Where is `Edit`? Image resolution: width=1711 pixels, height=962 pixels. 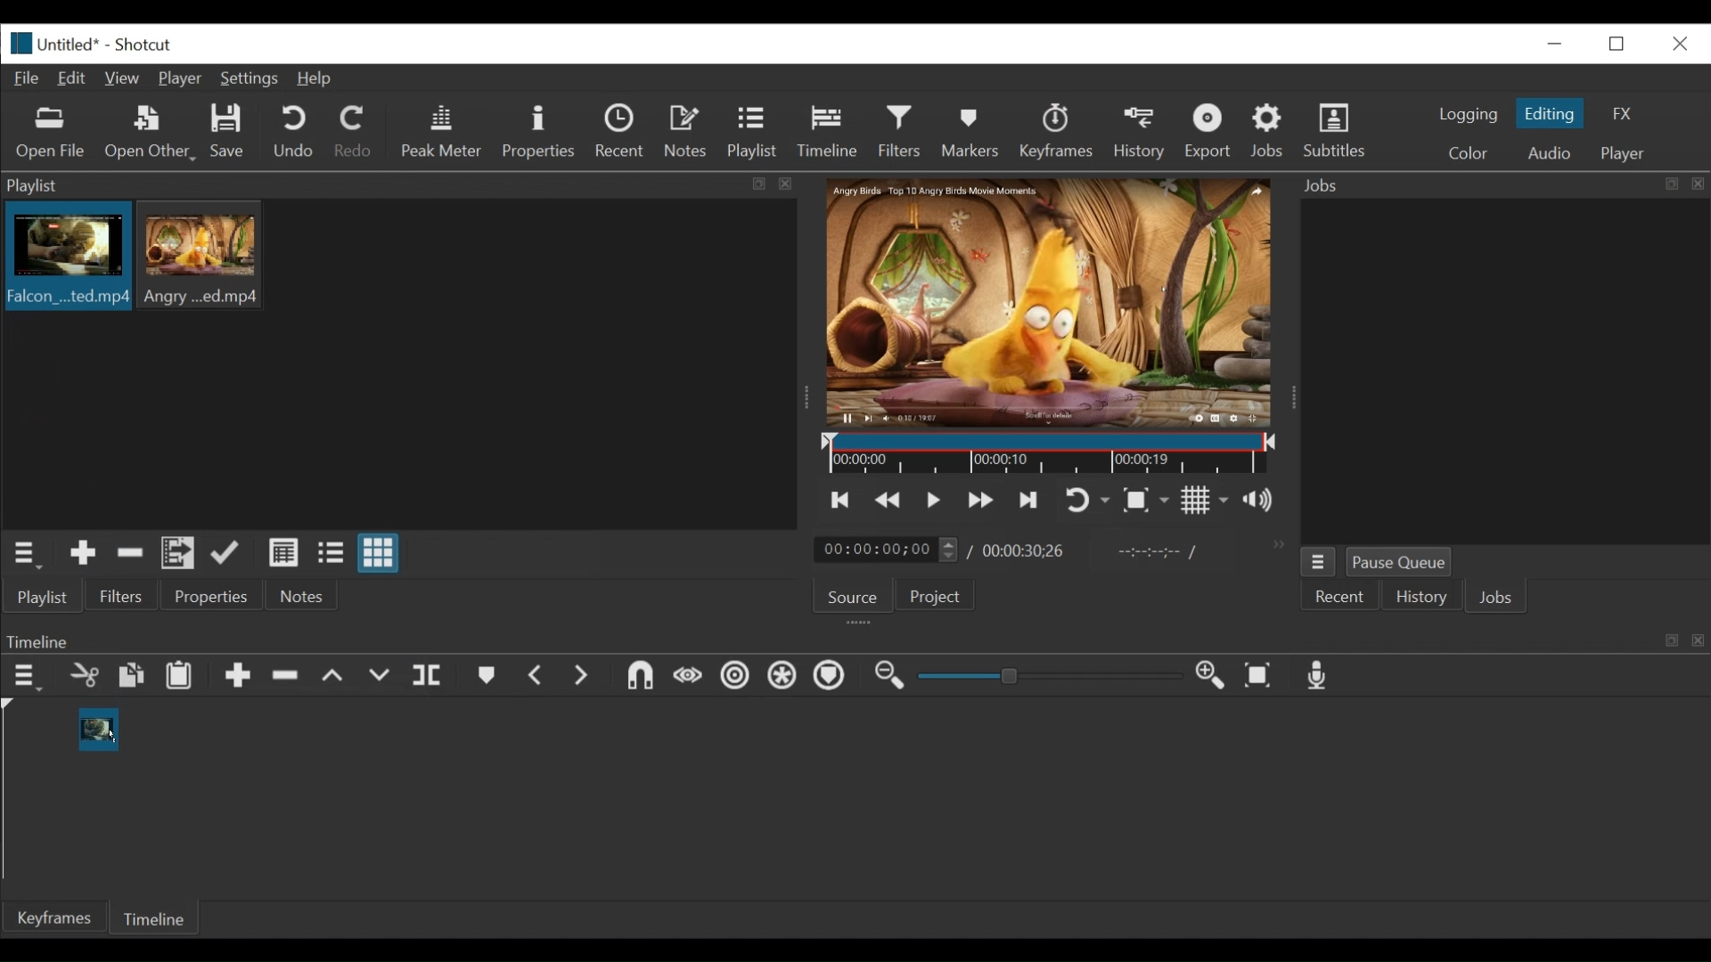 Edit is located at coordinates (76, 77).